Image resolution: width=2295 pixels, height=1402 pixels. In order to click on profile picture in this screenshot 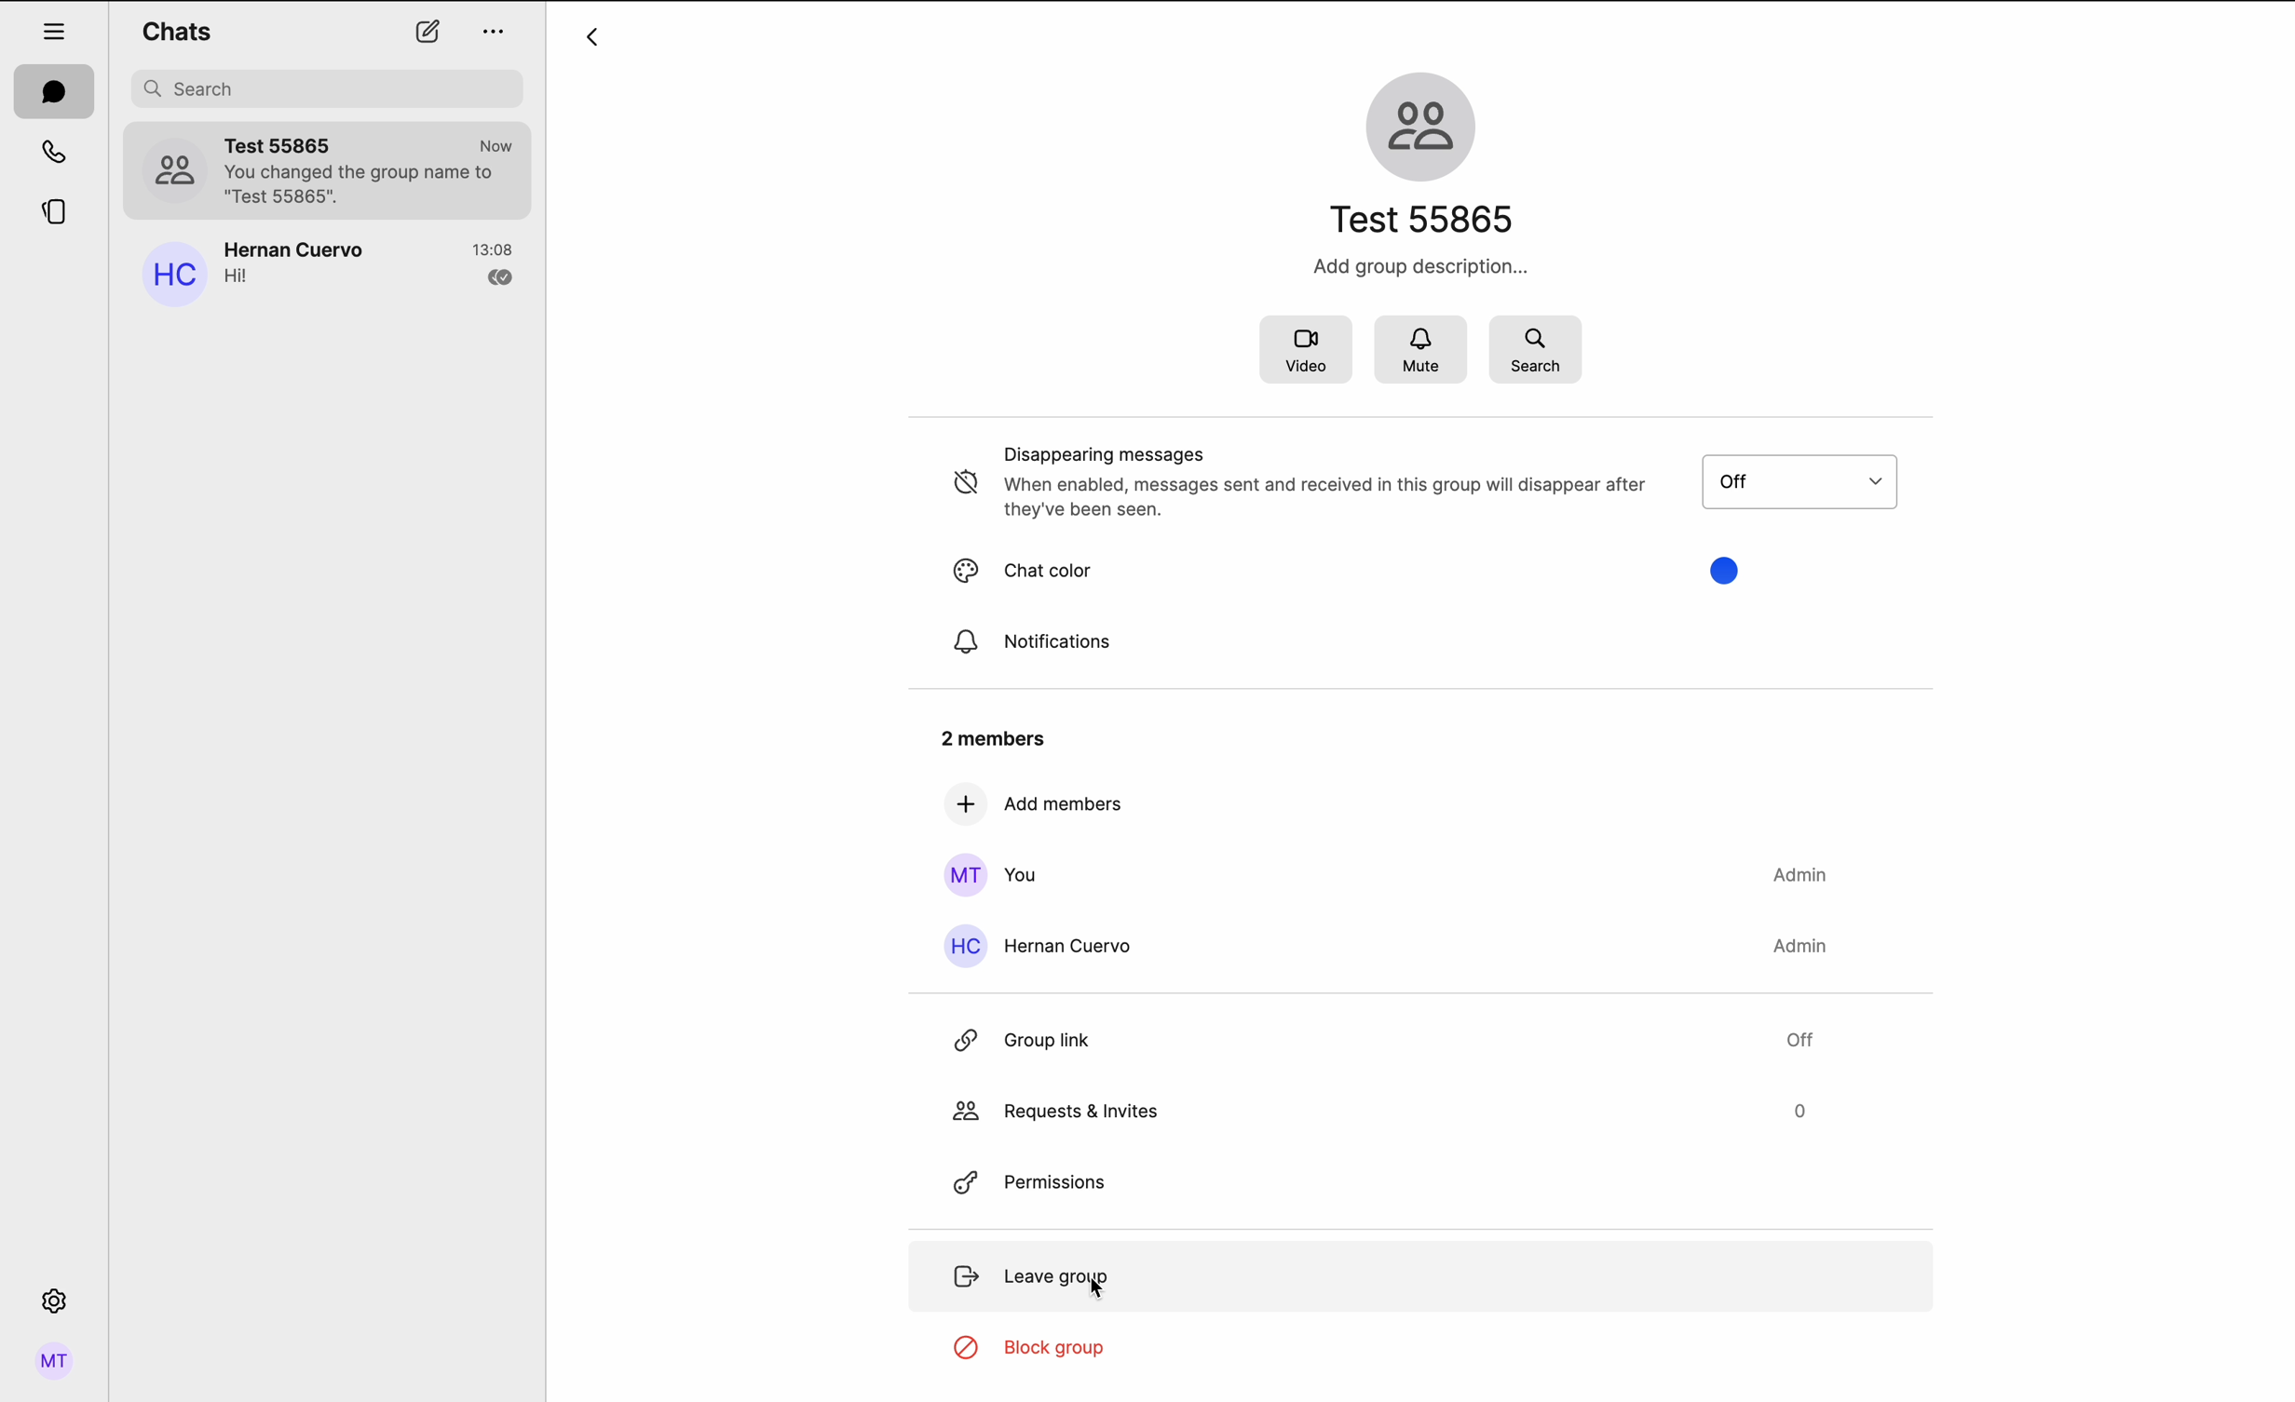, I will do `click(172, 168)`.